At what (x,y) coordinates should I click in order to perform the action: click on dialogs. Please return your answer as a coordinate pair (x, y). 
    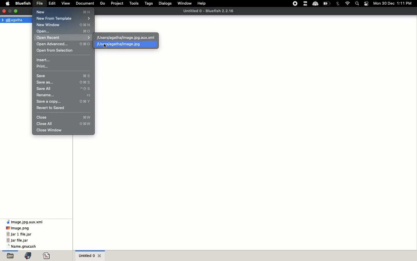
    Looking at the image, I should click on (165, 3).